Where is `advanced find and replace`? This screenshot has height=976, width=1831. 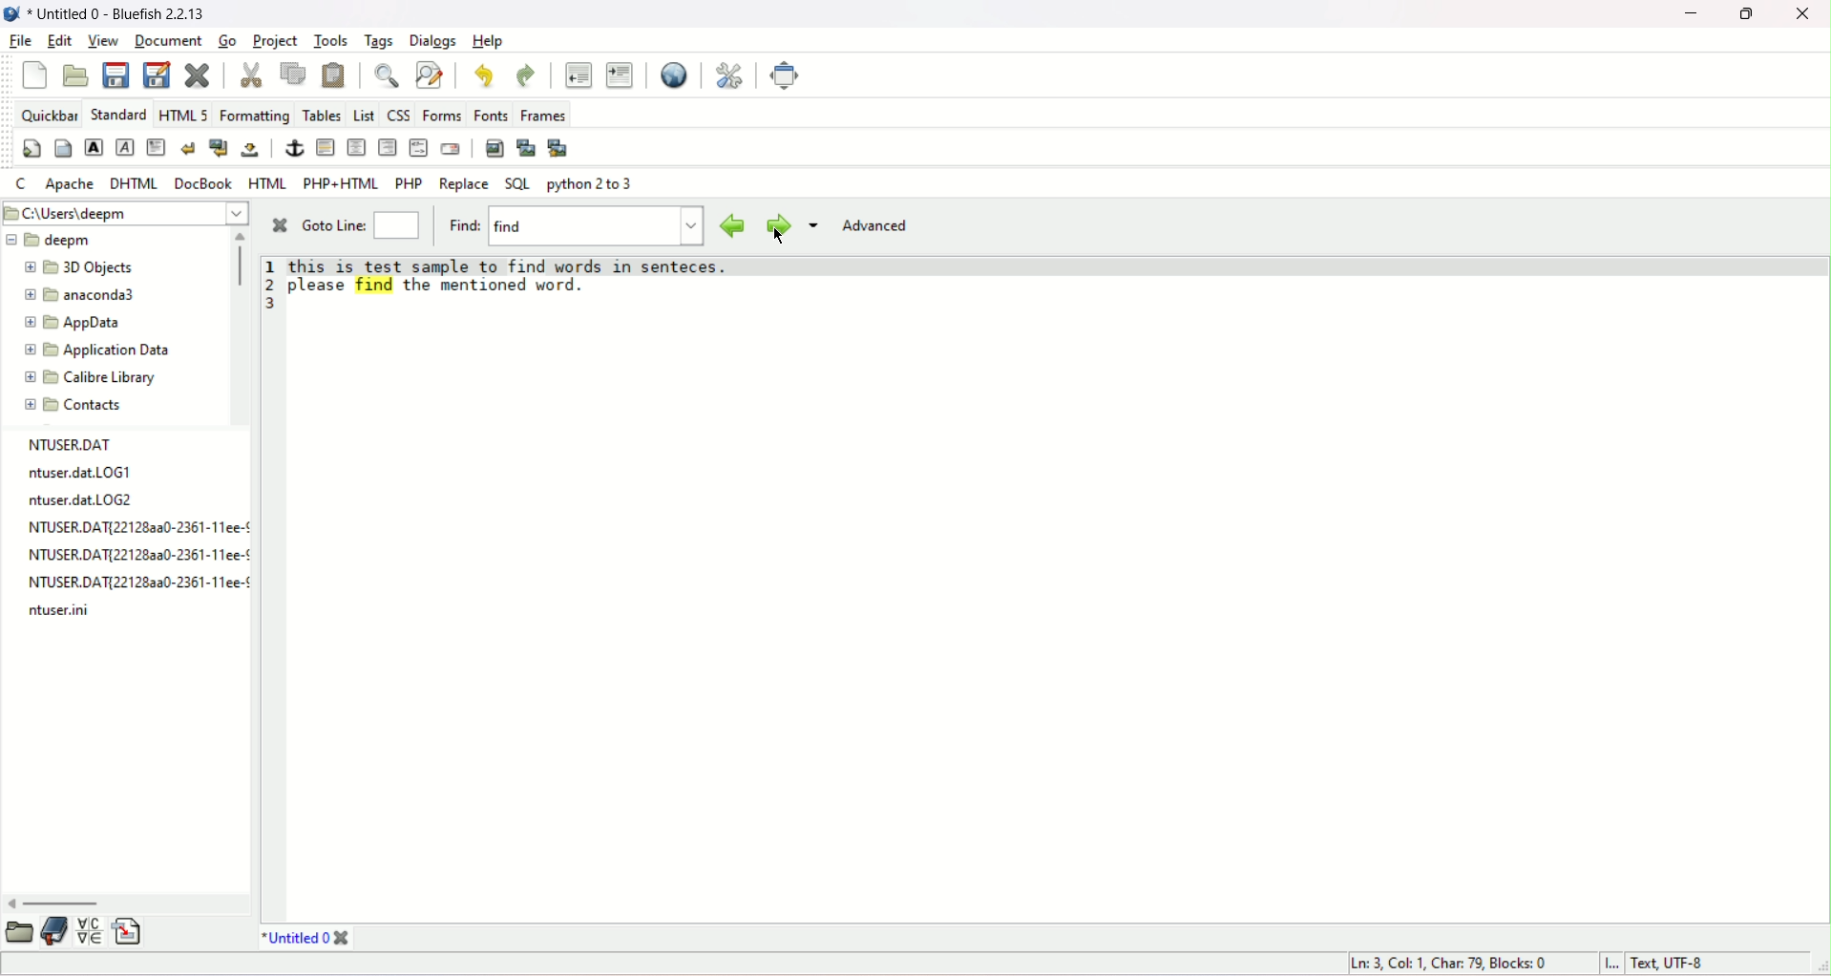 advanced find and replace is located at coordinates (431, 74).